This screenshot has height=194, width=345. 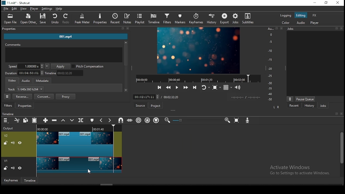 I want to click on pause queue, so click(x=305, y=99).